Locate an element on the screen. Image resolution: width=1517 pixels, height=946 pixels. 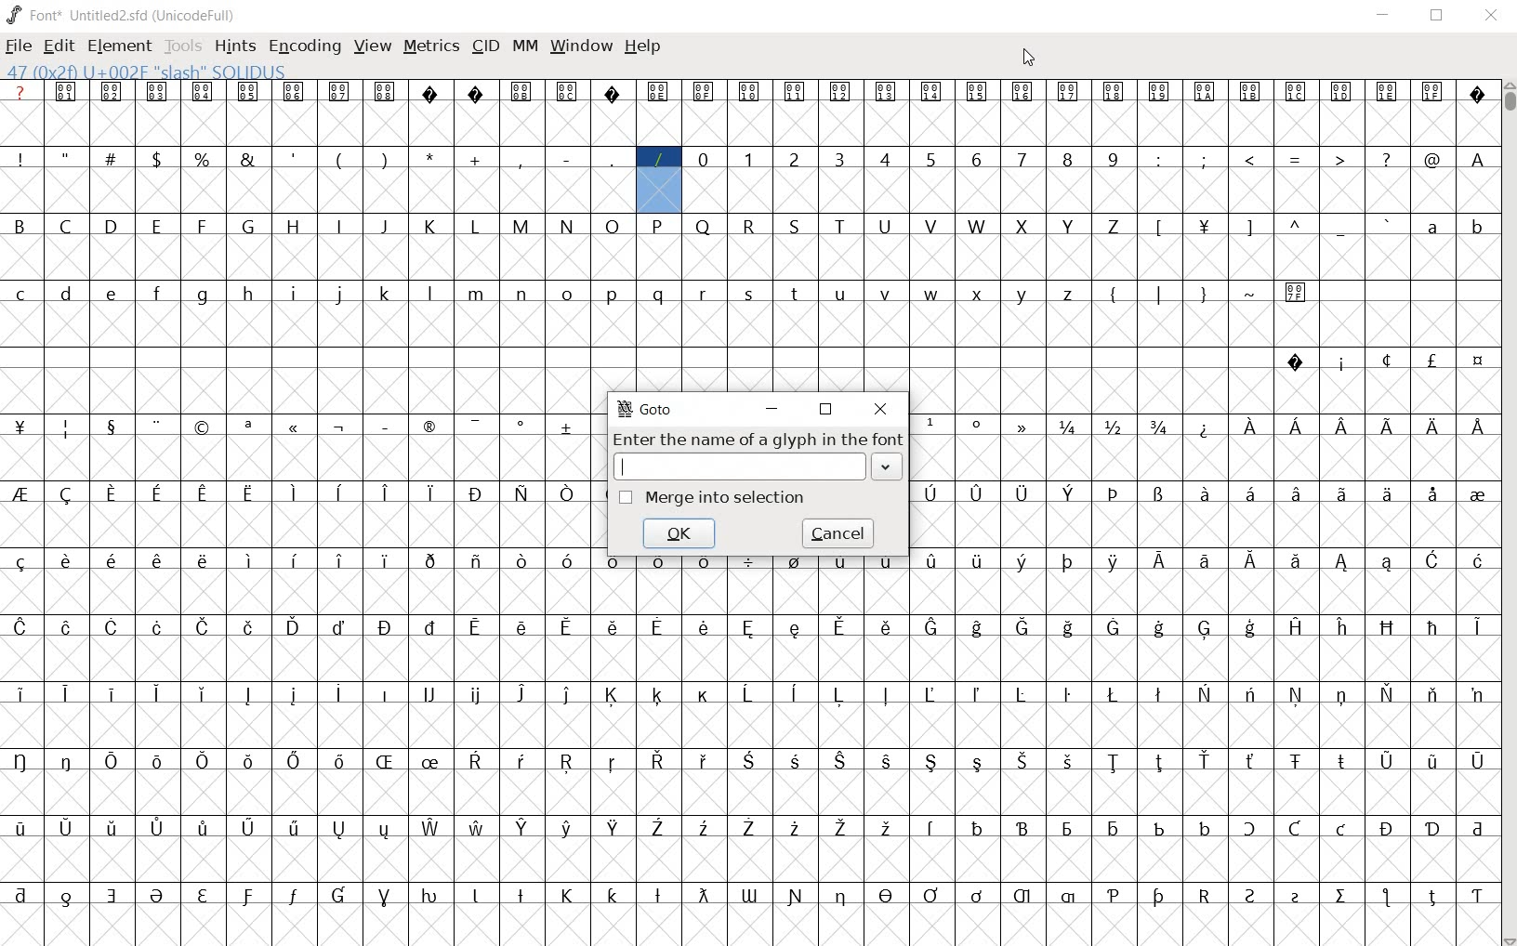
glyph is located at coordinates (1020, 562).